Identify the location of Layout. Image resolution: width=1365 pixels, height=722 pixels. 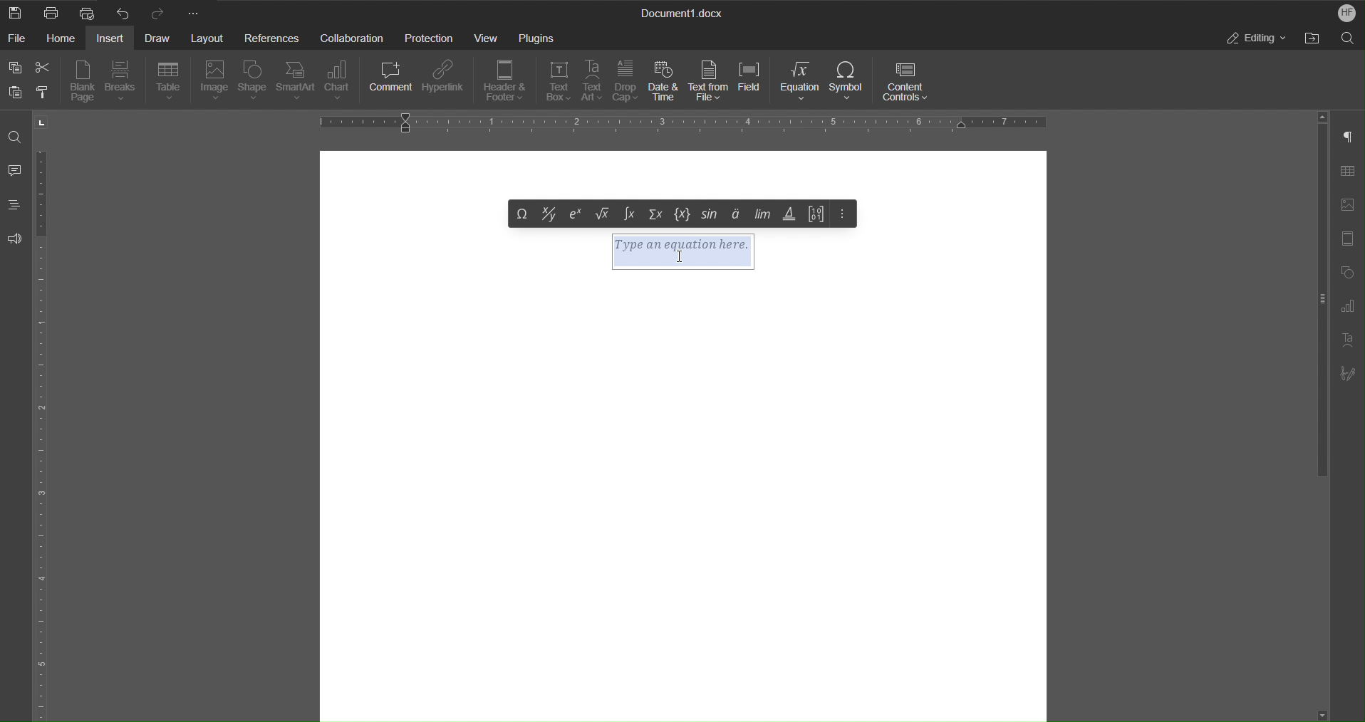
(204, 40).